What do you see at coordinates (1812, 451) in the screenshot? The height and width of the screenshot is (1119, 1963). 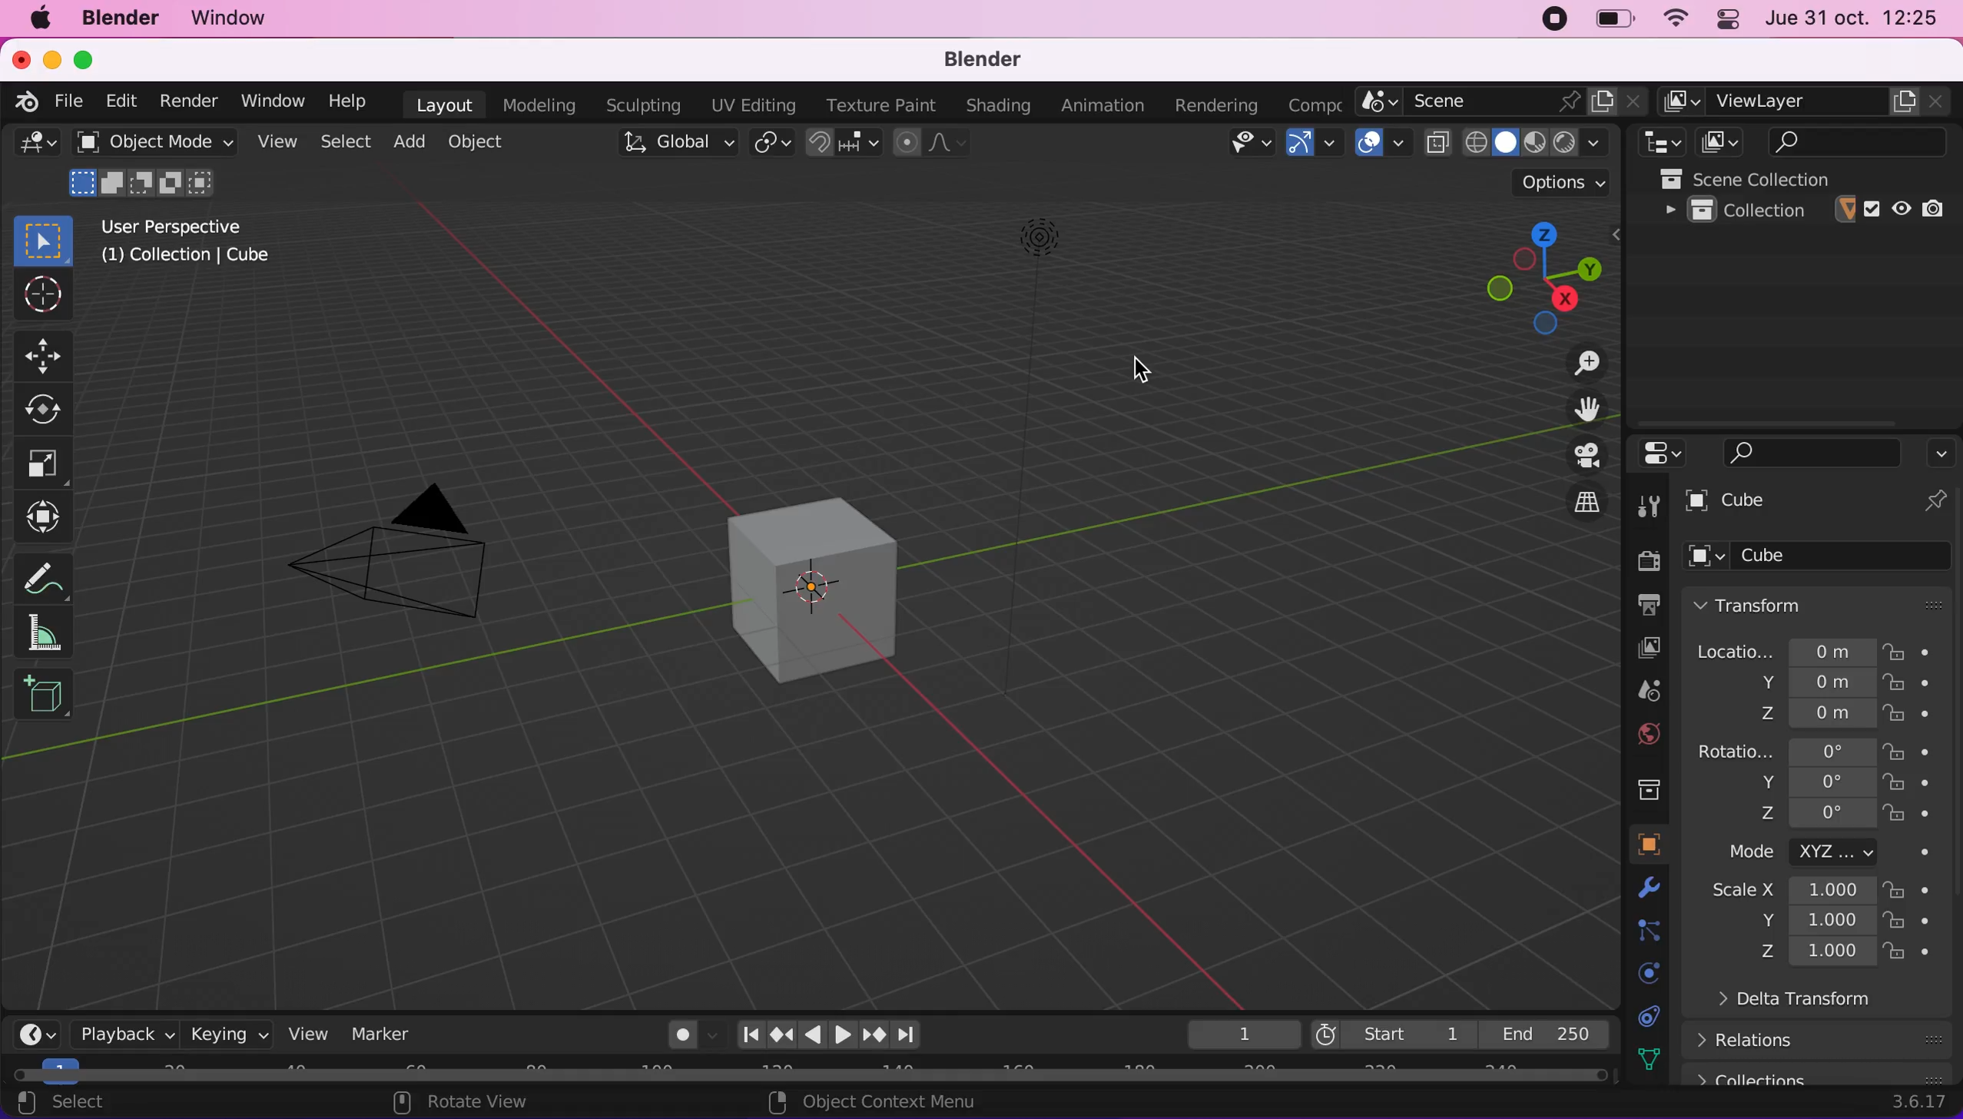 I see `search` at bounding box center [1812, 451].